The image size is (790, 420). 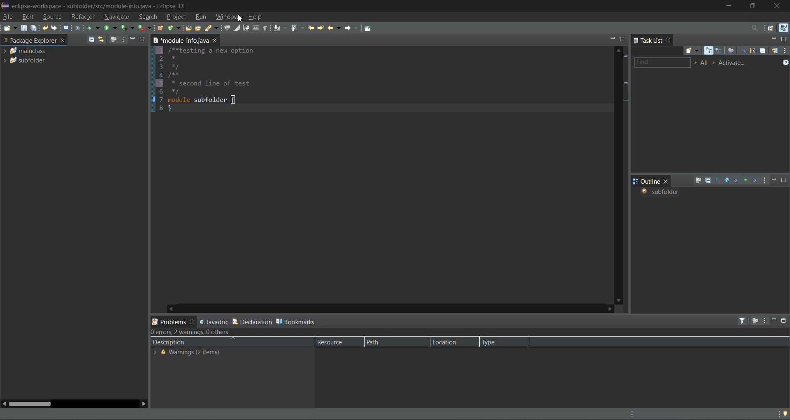 I want to click on save all, so click(x=35, y=28).